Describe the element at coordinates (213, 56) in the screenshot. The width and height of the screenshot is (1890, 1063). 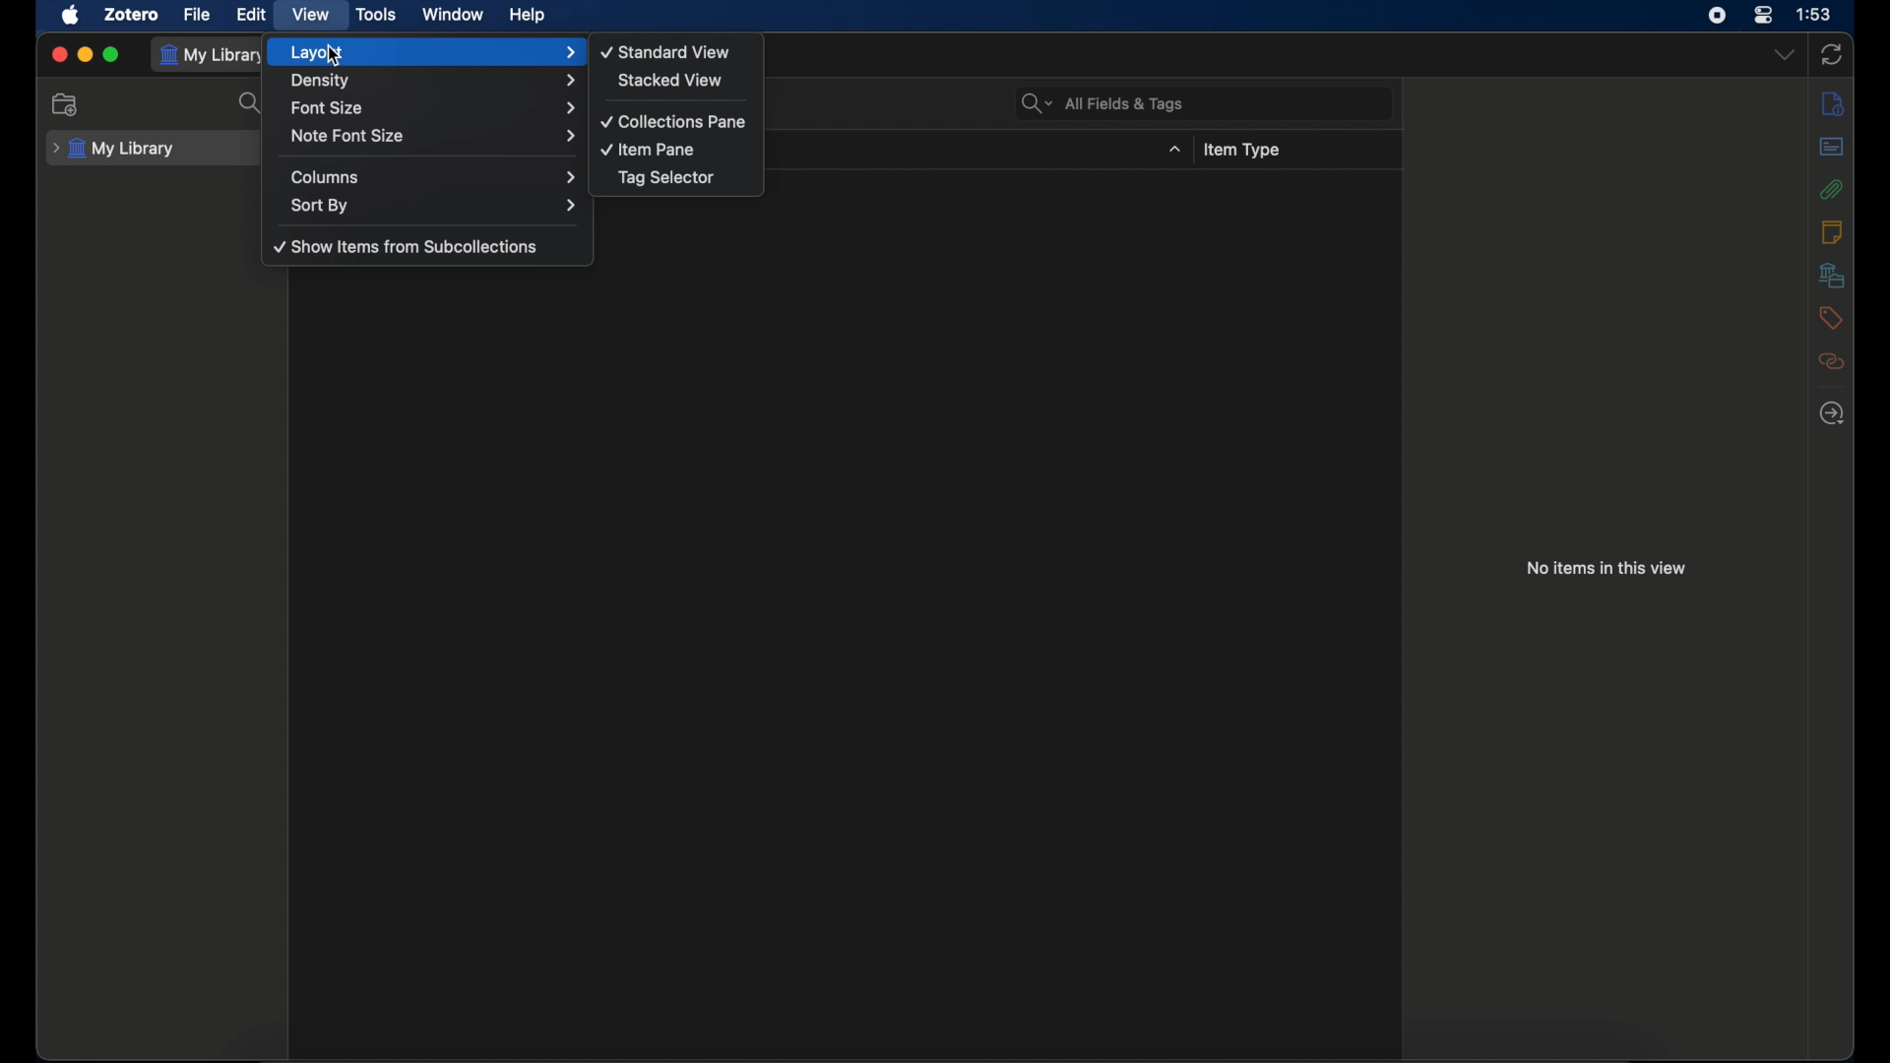
I see `my library` at that location.